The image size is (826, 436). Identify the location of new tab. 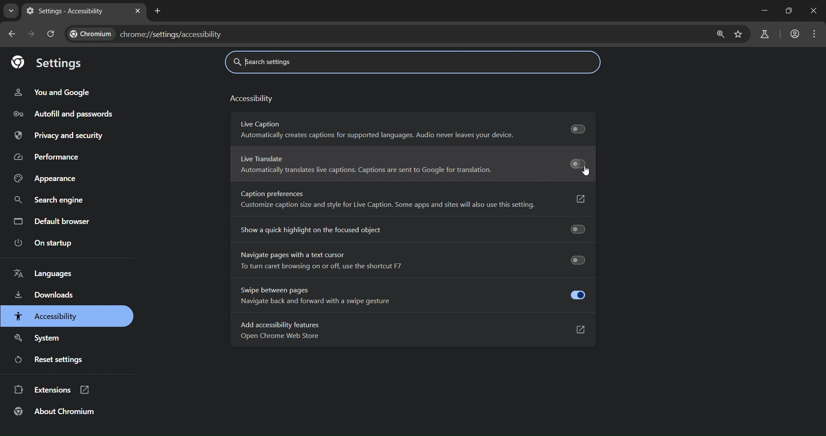
(157, 11).